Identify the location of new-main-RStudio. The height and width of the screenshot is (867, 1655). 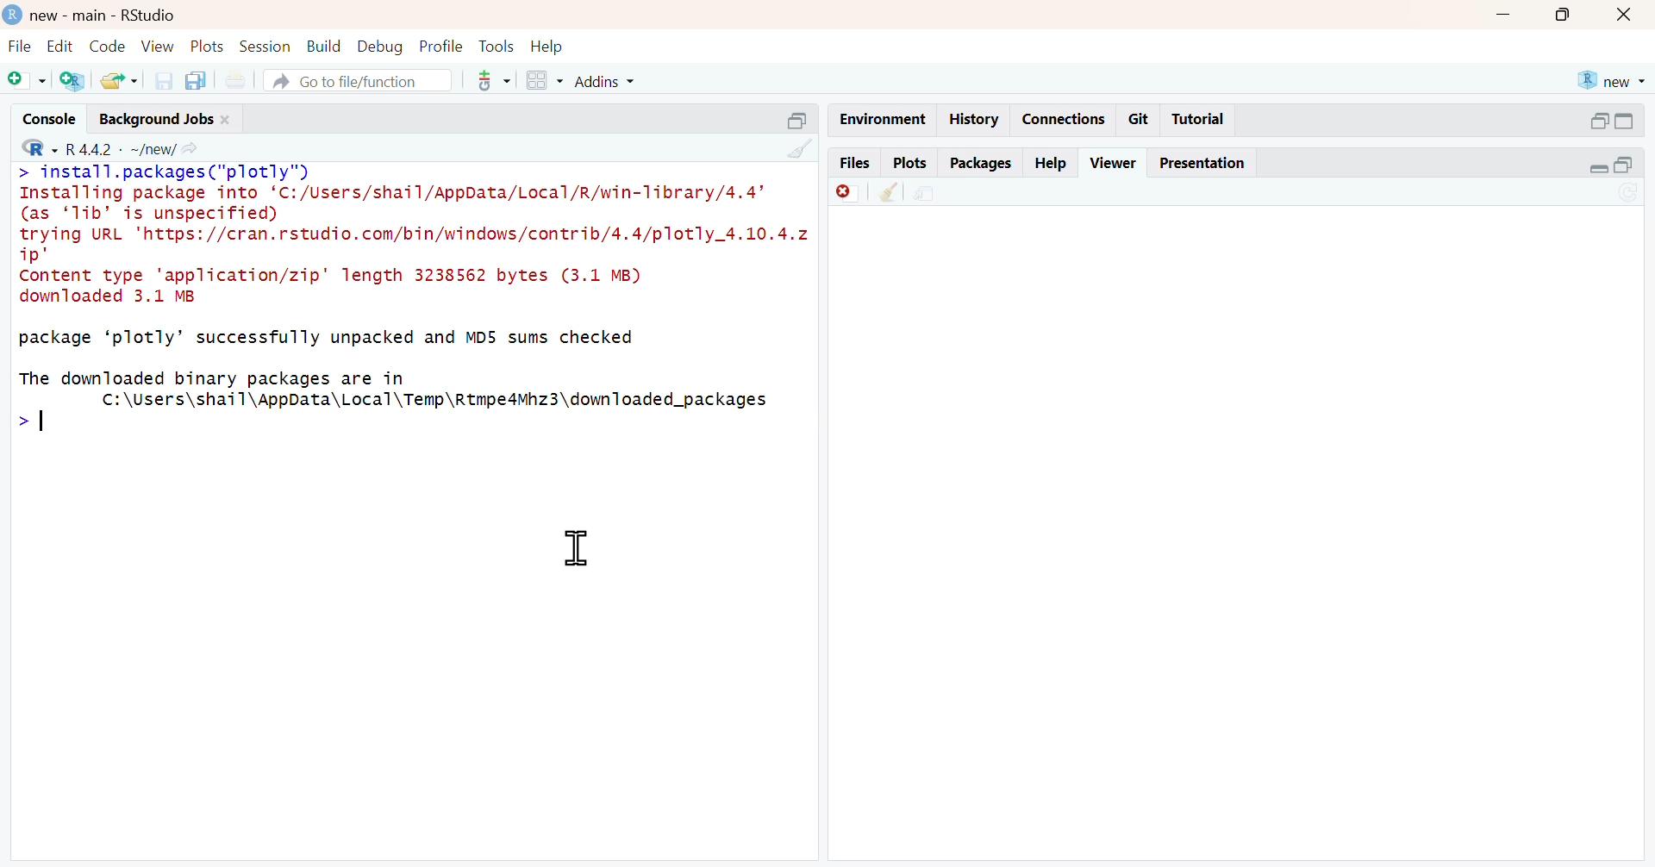
(106, 14).